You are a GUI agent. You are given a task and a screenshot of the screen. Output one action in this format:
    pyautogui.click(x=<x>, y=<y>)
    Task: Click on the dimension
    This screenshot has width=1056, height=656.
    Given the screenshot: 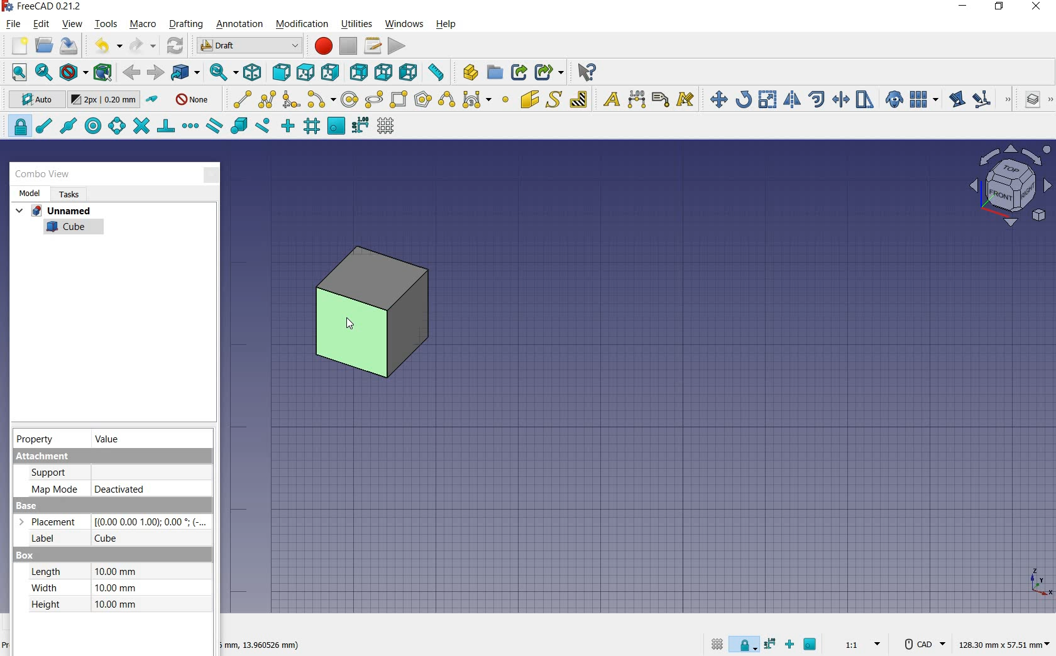 What is the action you would take?
    pyautogui.click(x=1004, y=643)
    